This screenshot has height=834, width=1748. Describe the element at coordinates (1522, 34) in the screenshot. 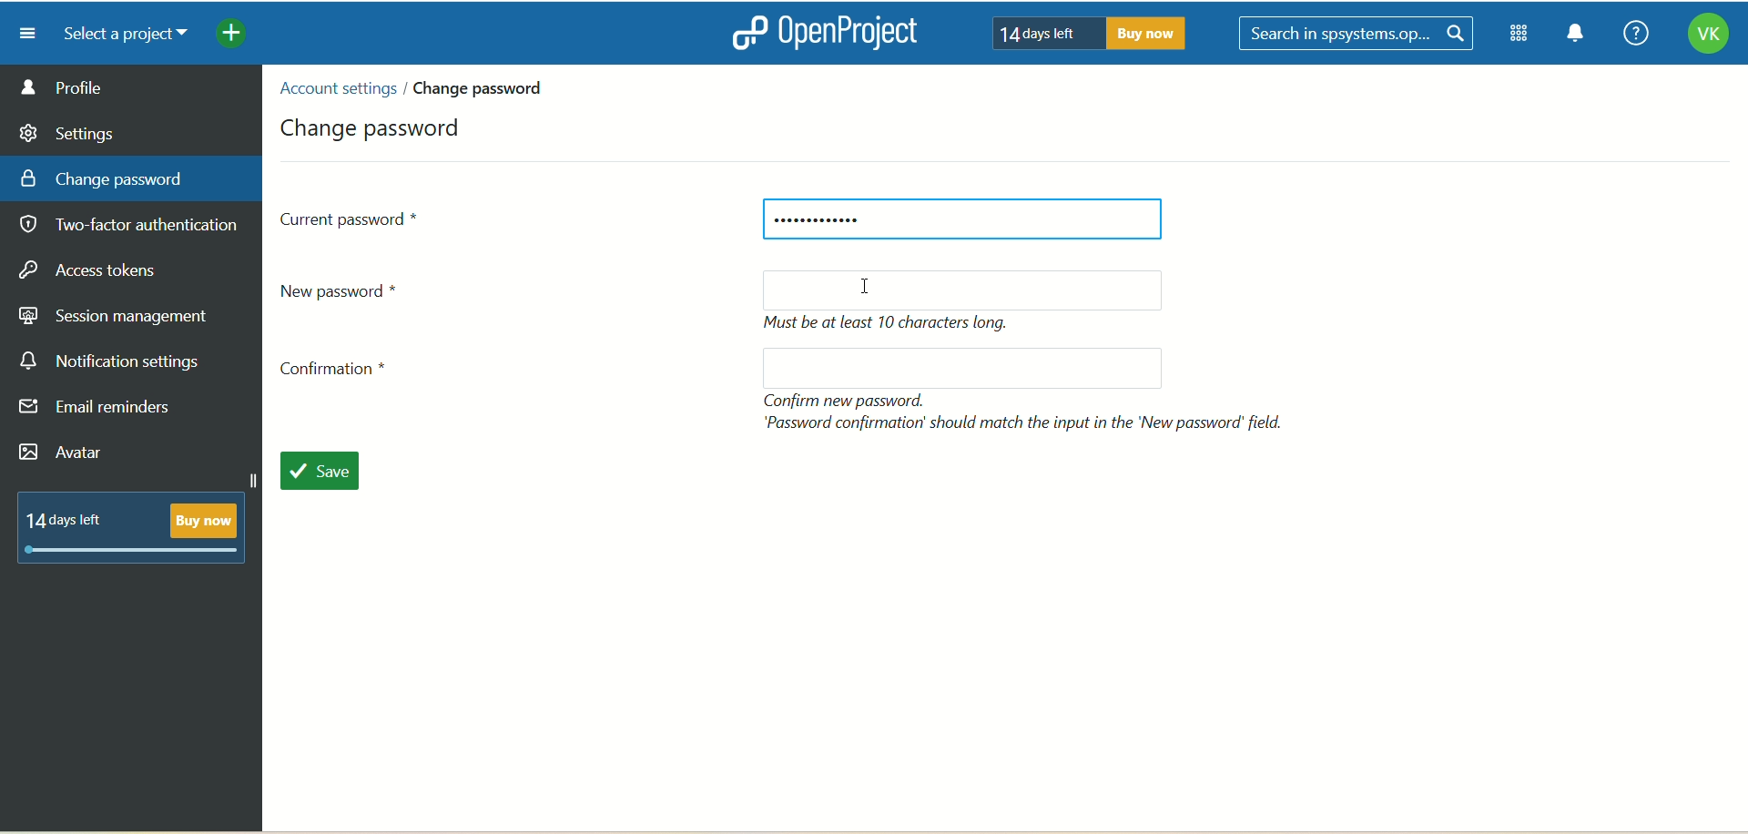

I see `module` at that location.